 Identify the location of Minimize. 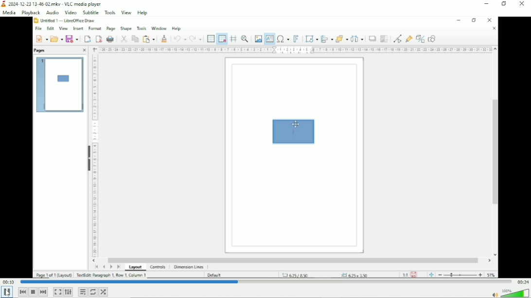
(486, 4).